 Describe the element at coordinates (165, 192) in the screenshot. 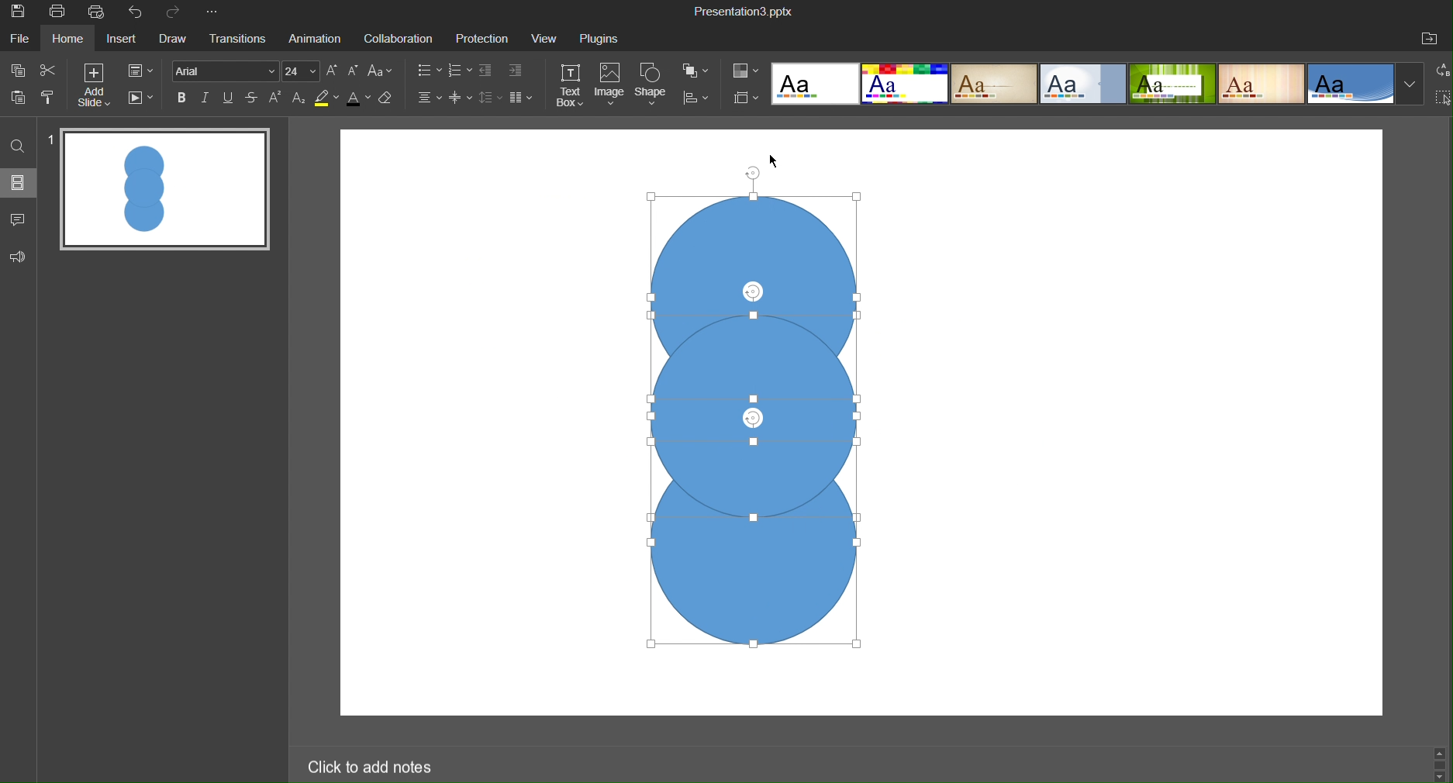

I see `Slide 1` at that location.